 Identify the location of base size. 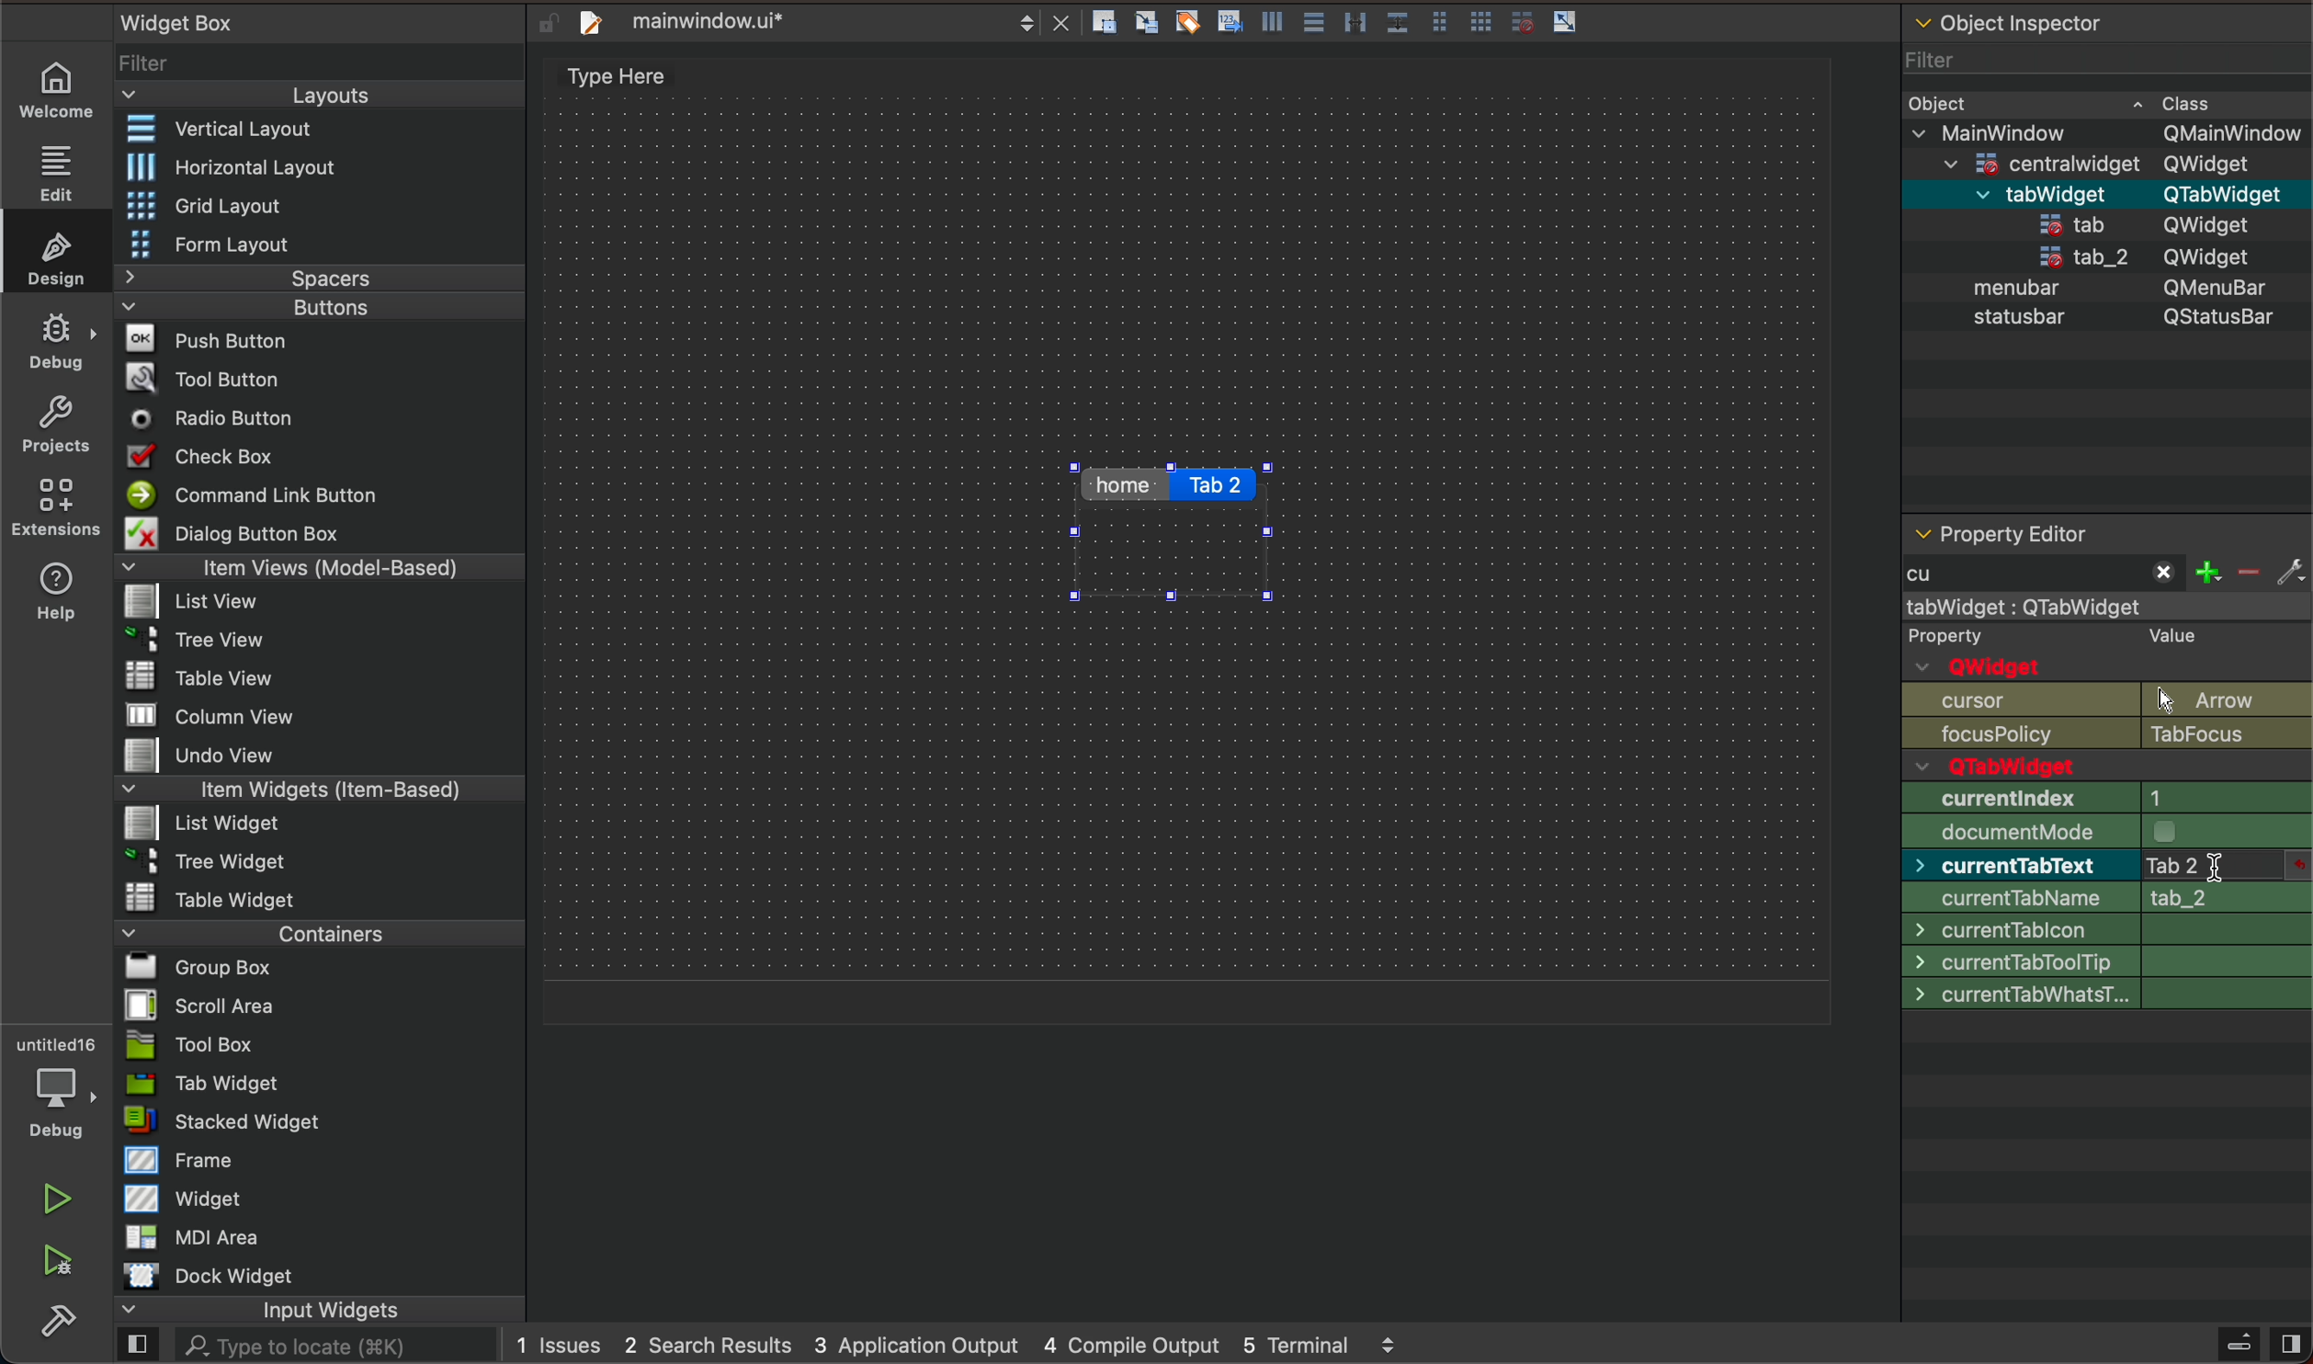
(2106, 957).